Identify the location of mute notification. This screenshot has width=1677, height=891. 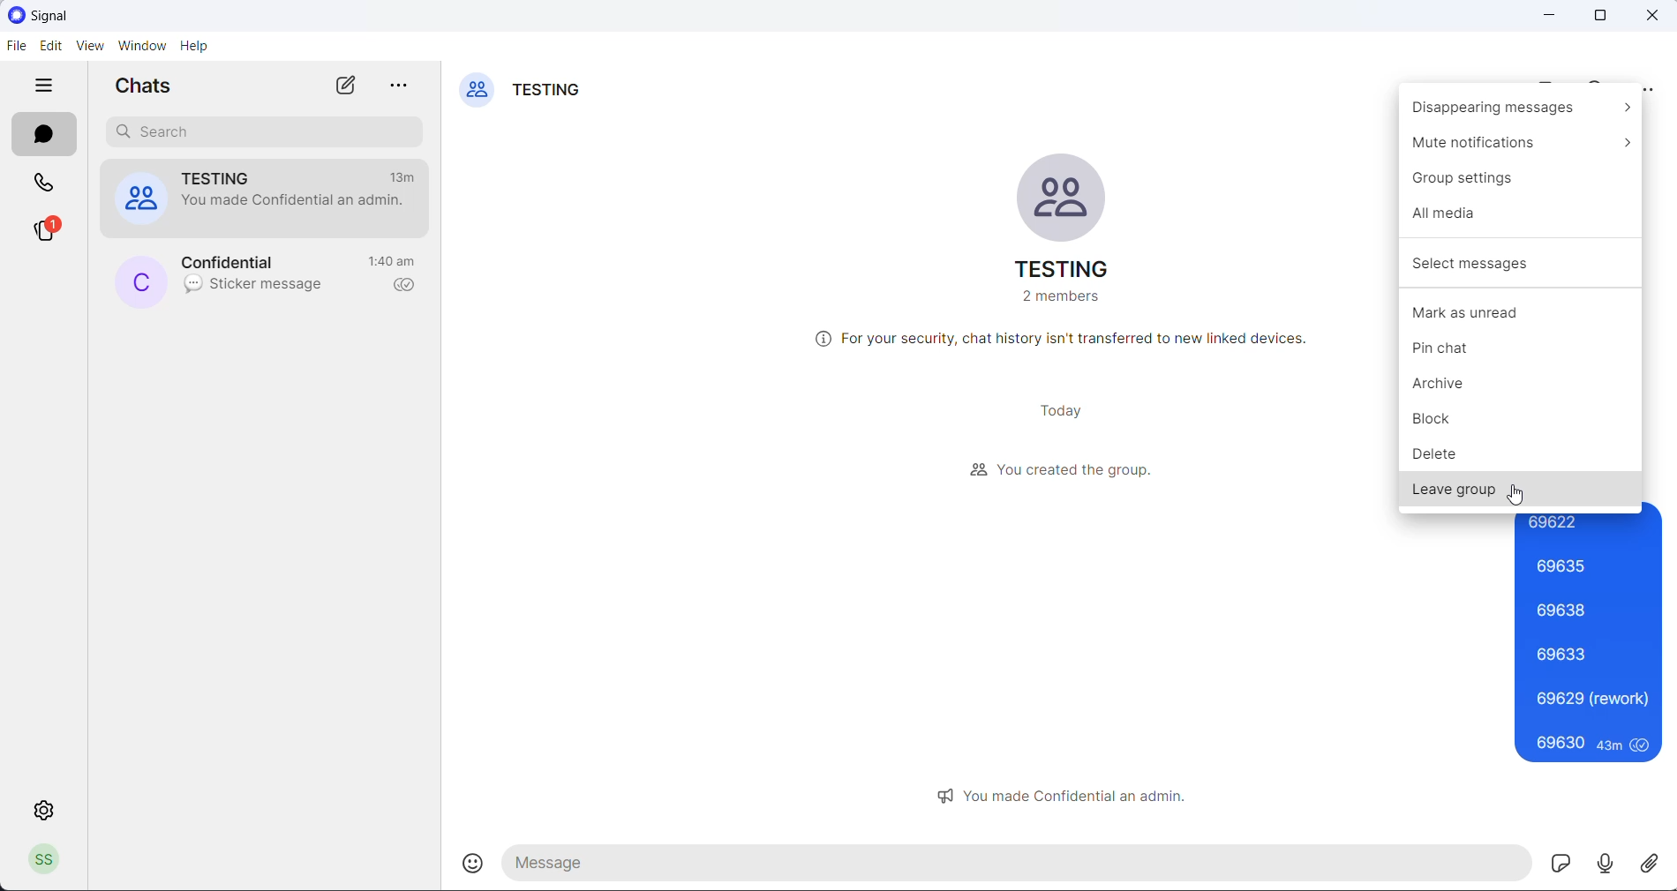
(1522, 140).